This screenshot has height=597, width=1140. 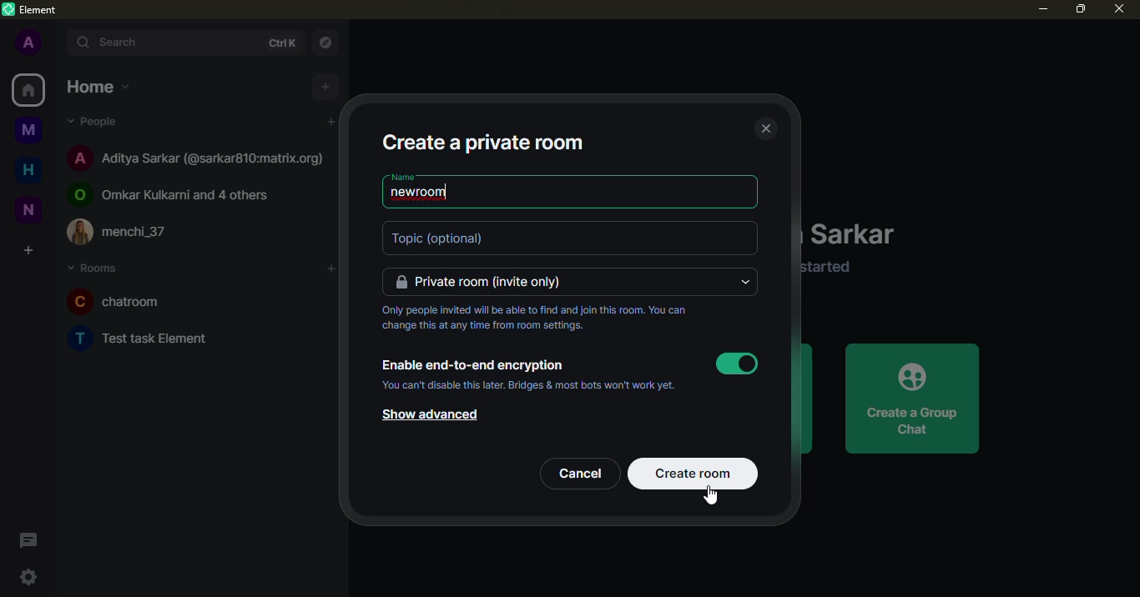 What do you see at coordinates (330, 42) in the screenshot?
I see `navigator` at bounding box center [330, 42].